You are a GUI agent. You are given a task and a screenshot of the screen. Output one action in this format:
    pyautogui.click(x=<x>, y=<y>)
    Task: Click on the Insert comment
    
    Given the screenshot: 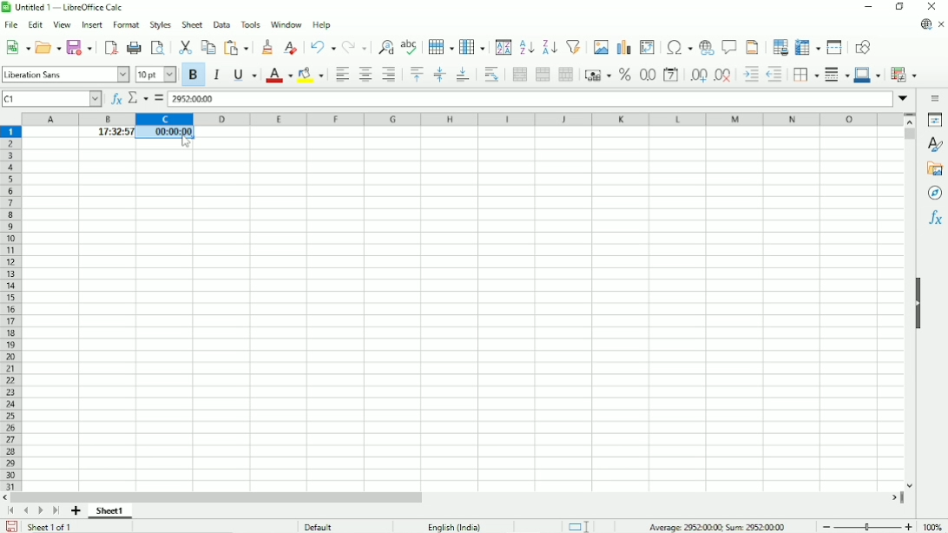 What is the action you would take?
    pyautogui.click(x=729, y=47)
    